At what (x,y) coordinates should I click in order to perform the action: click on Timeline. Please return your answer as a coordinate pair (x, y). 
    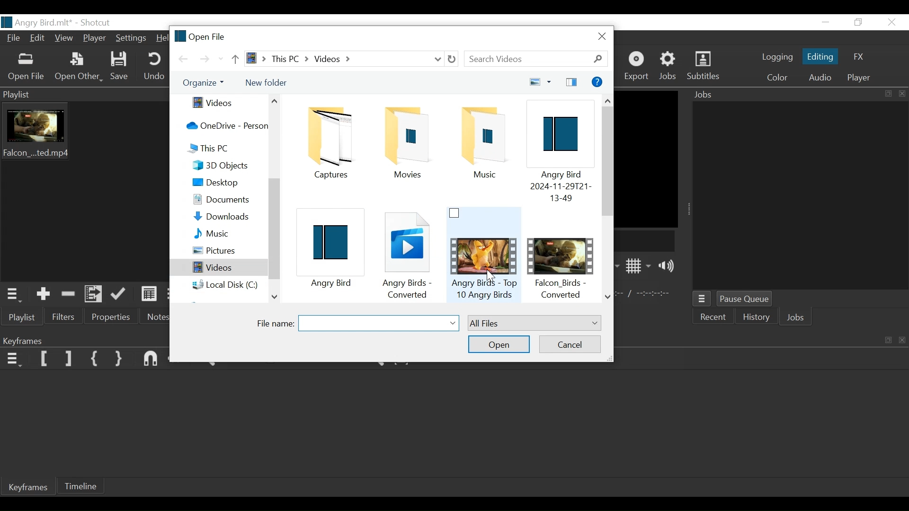
    Looking at the image, I should click on (81, 486).